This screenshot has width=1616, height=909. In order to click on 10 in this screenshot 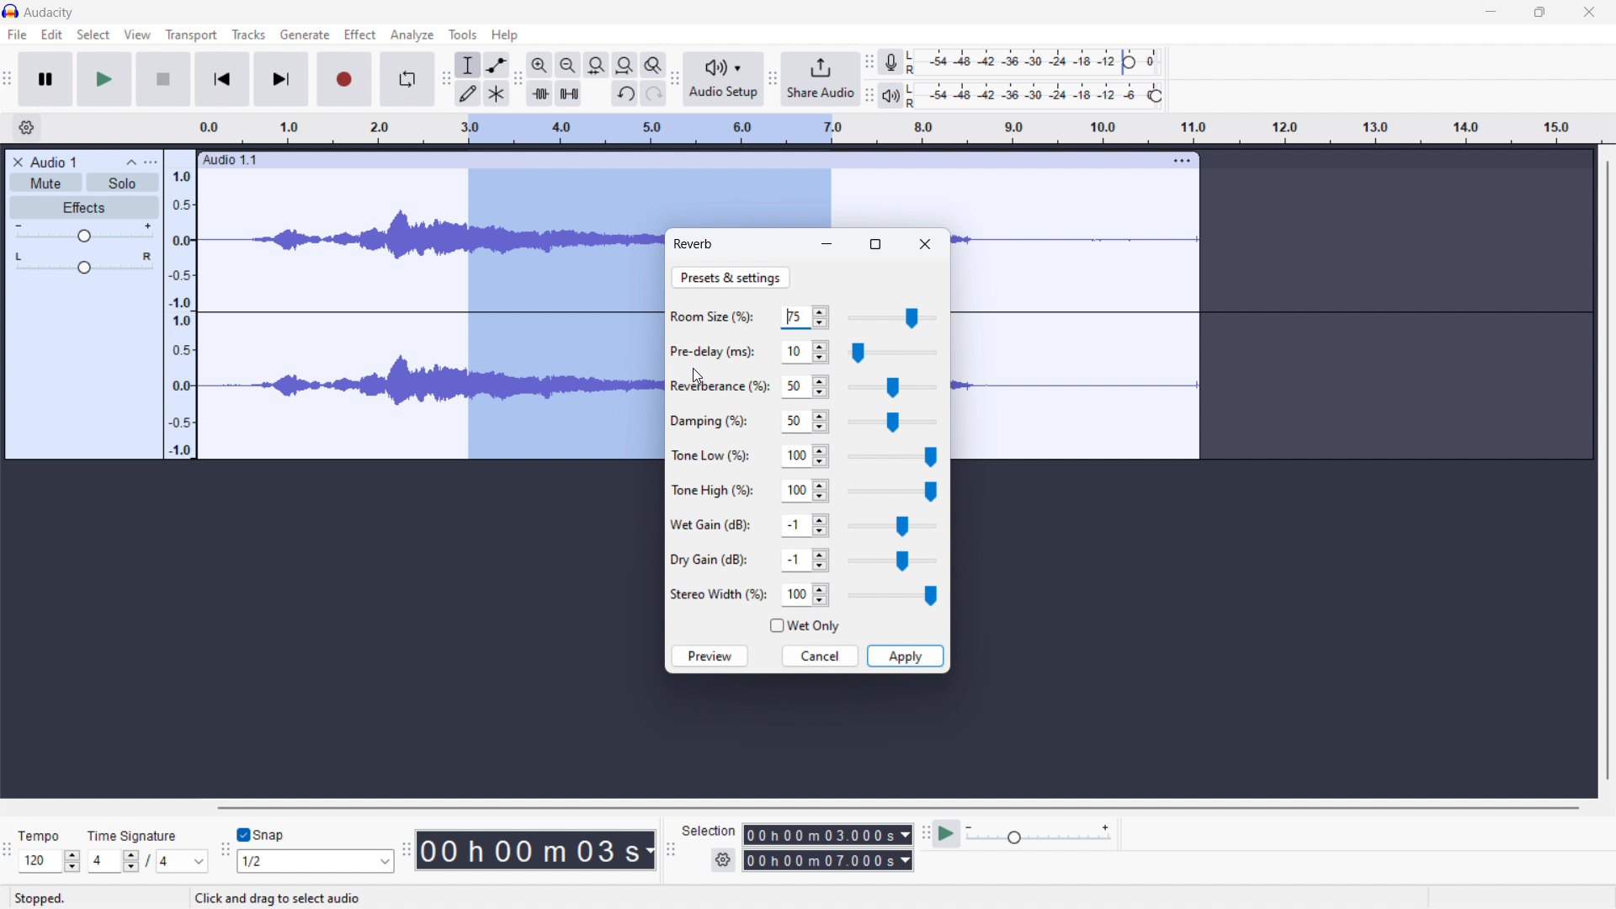, I will do `click(805, 354)`.